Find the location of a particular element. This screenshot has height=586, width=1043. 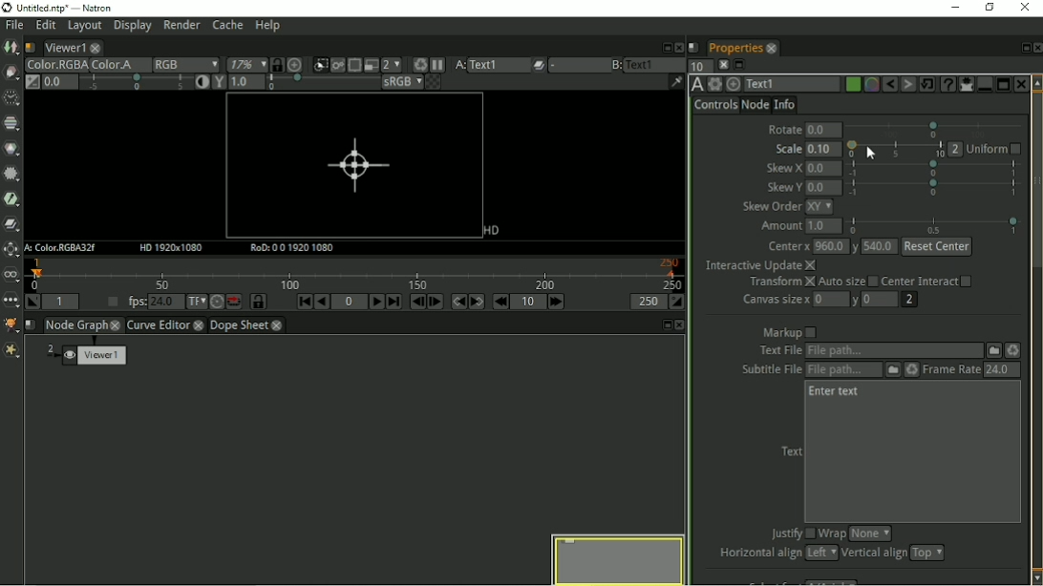

Script name is located at coordinates (693, 48).